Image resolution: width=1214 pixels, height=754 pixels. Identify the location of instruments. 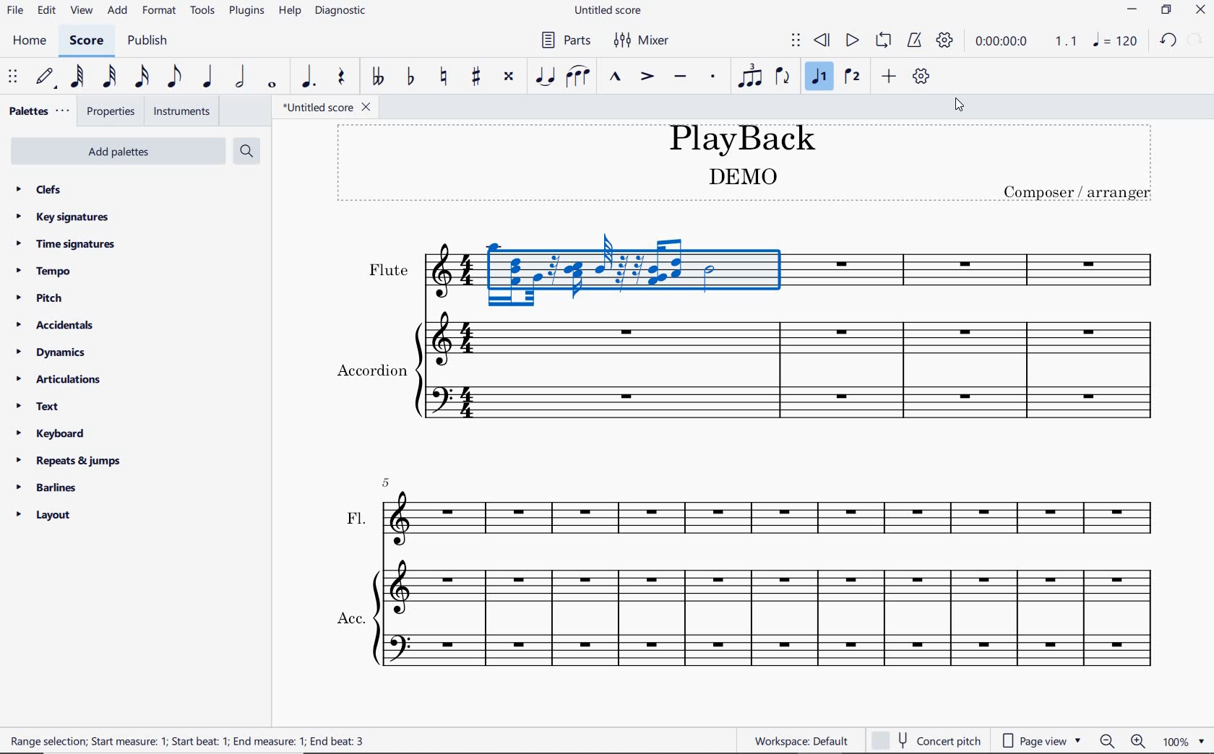
(183, 111).